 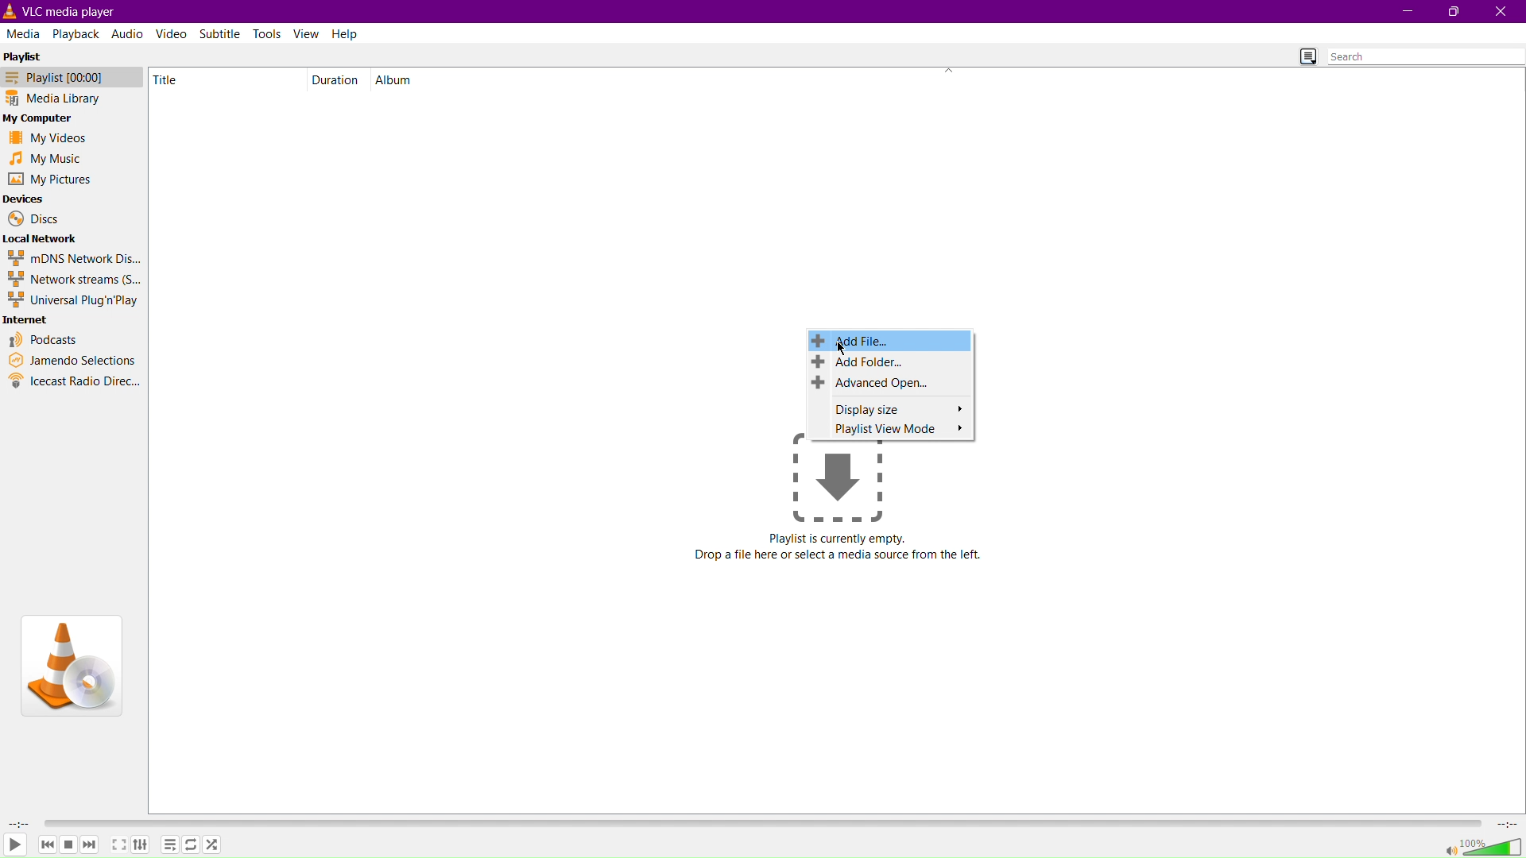 I want to click on Playlist, so click(x=67, y=77).